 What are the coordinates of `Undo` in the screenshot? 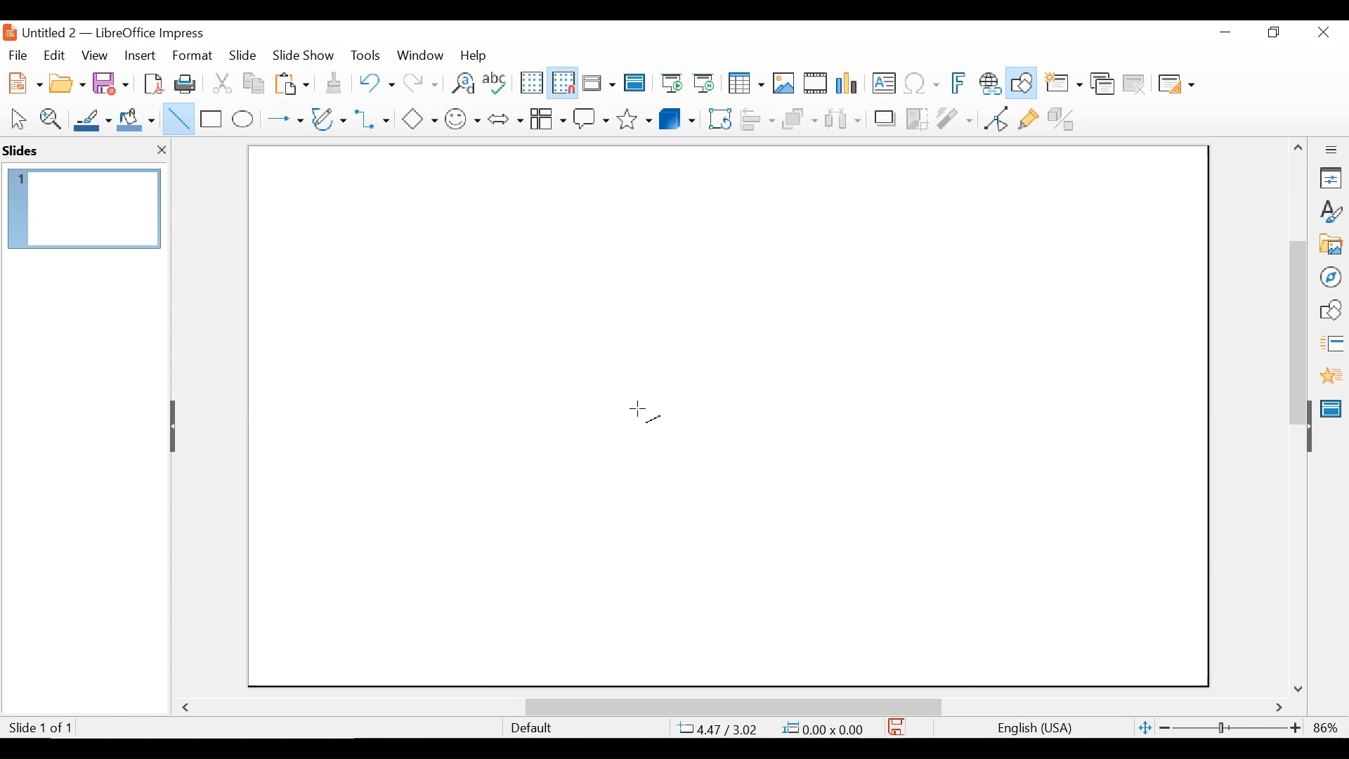 It's located at (374, 82).